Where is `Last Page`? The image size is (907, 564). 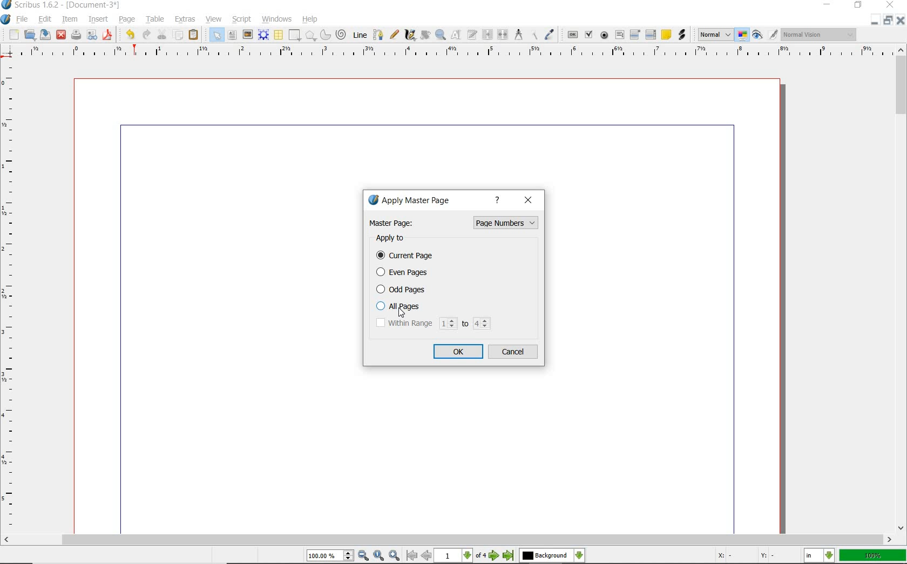
Last Page is located at coordinates (509, 557).